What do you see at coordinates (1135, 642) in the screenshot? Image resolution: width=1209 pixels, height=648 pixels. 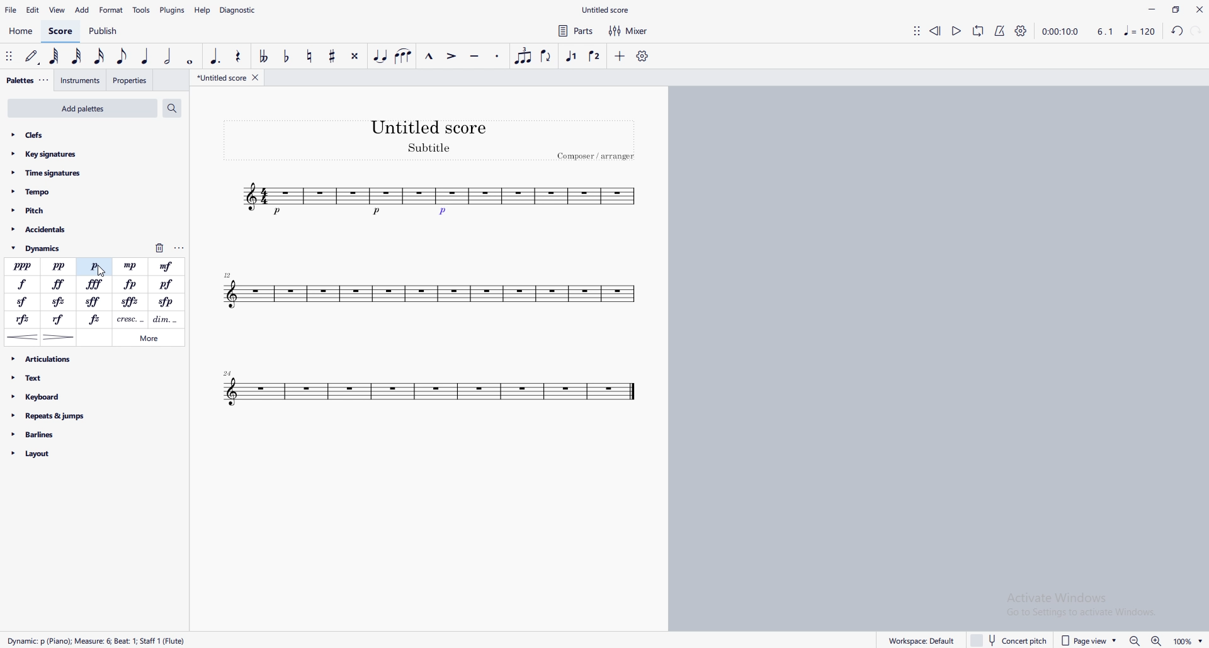 I see `zoom out` at bounding box center [1135, 642].